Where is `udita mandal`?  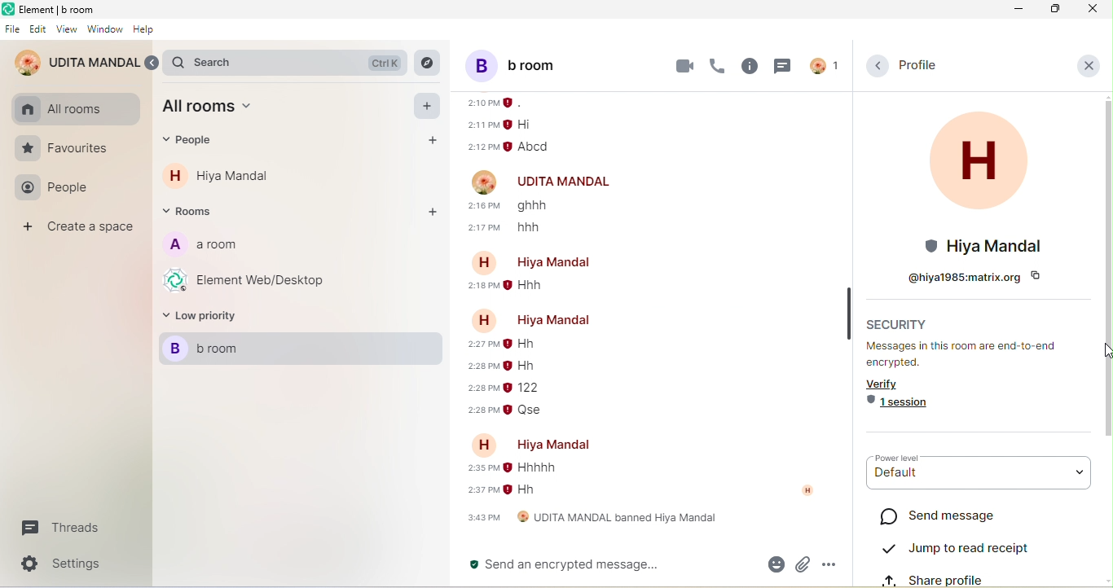
udita mandal is located at coordinates (77, 64).